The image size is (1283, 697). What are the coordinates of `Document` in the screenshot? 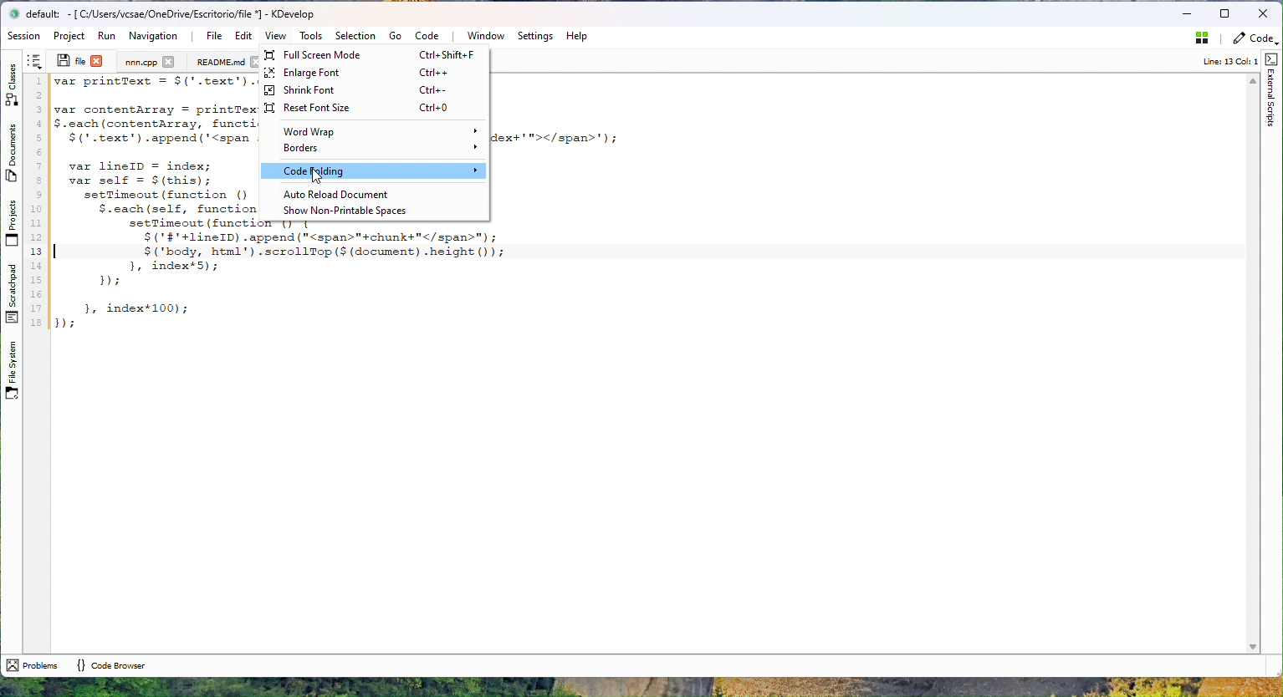 It's located at (220, 62).